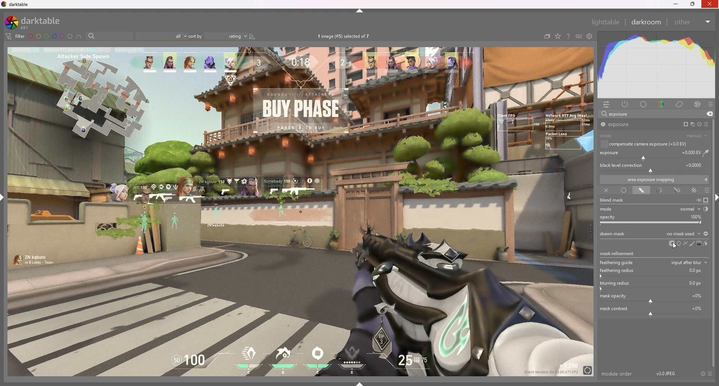  I want to click on scroll bar, so click(716, 242).